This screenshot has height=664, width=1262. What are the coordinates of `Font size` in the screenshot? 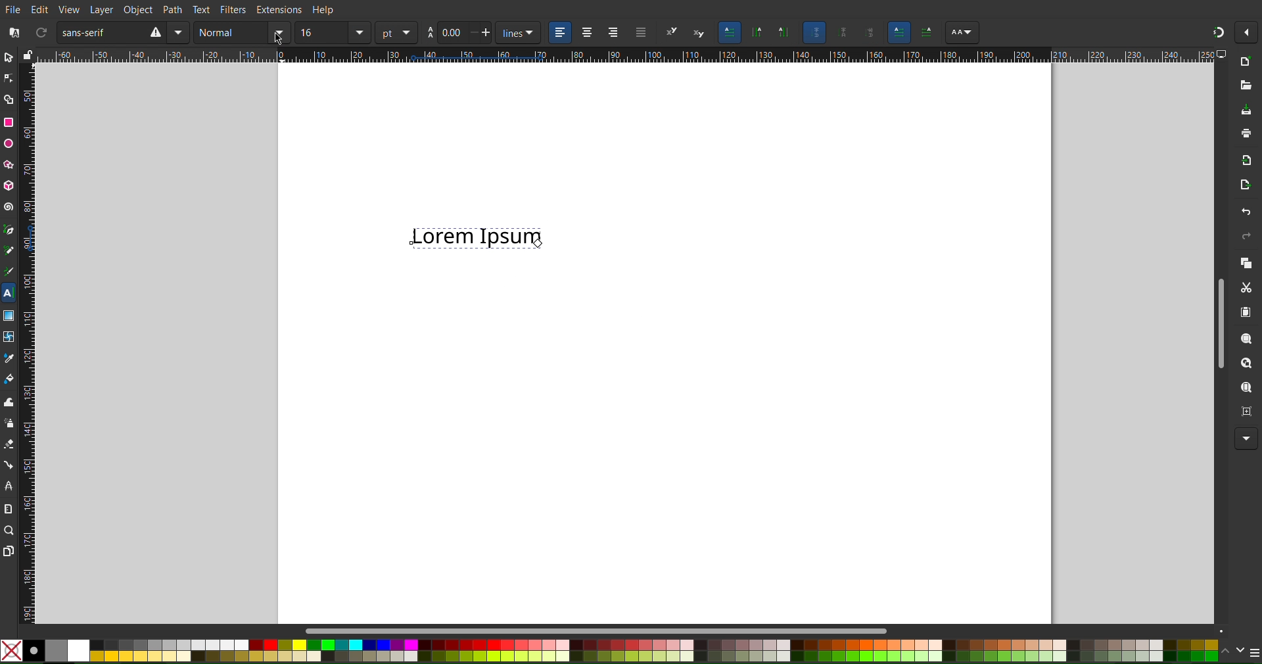 It's located at (333, 33).